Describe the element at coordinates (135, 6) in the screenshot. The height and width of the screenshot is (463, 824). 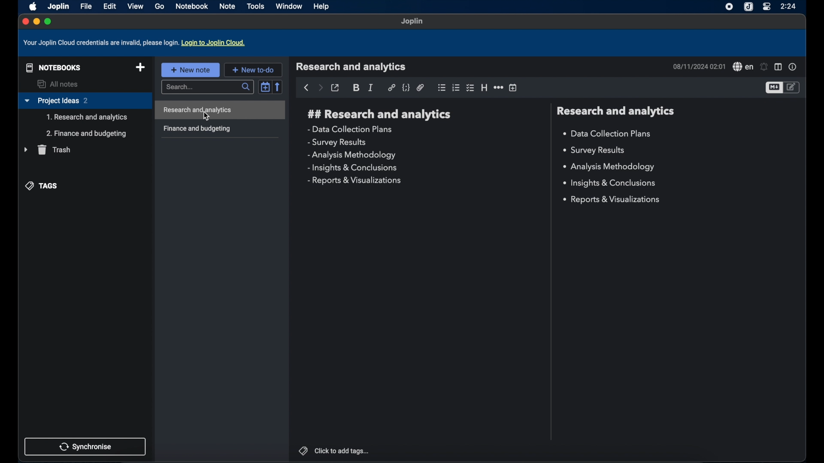
I see `view` at that location.